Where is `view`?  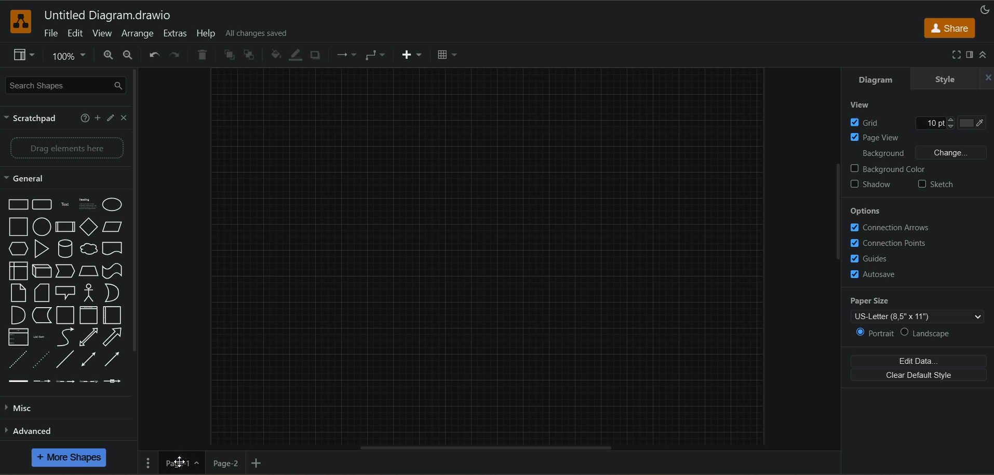 view is located at coordinates (24, 55).